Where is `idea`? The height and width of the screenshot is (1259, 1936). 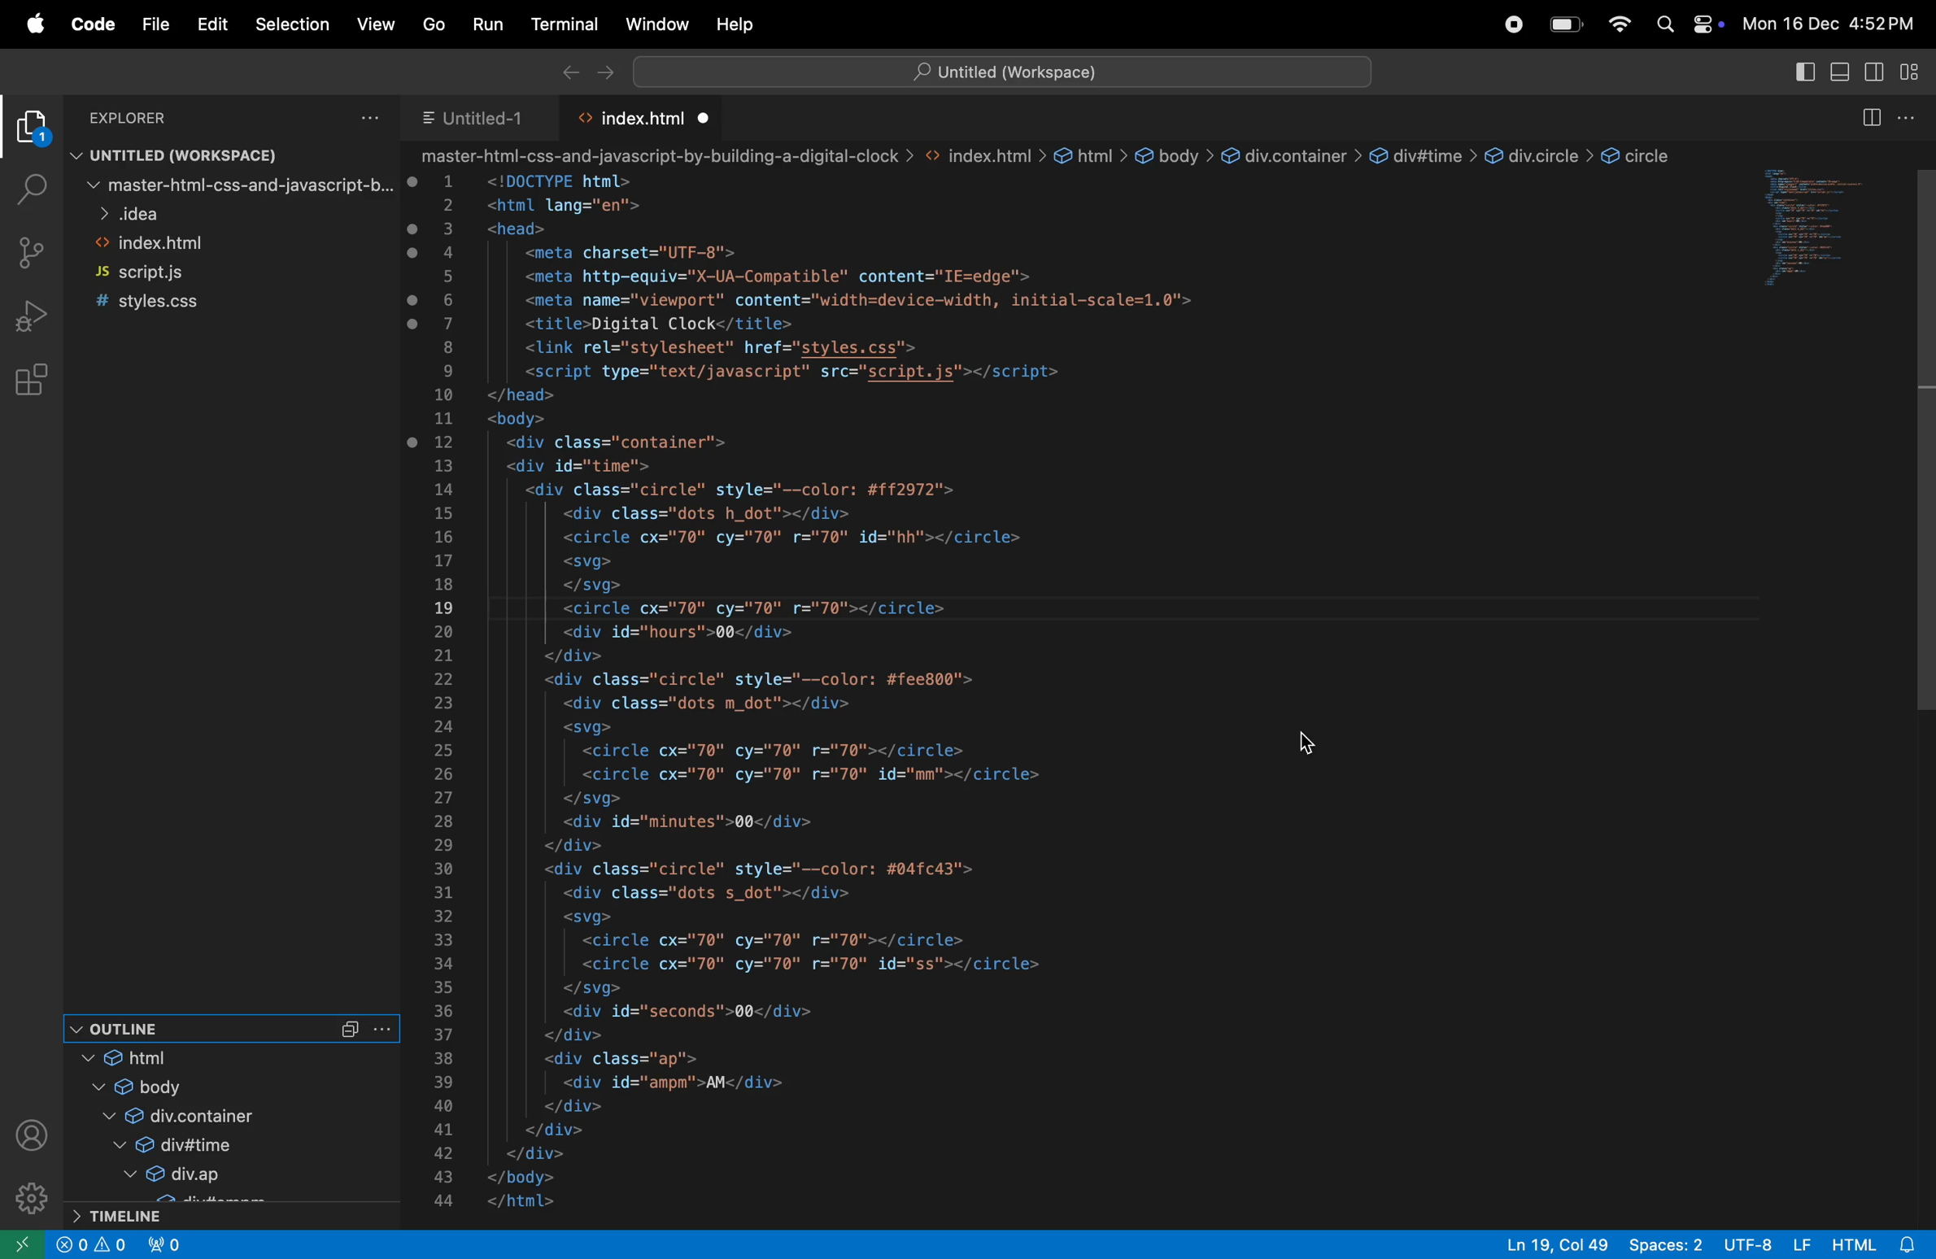
idea is located at coordinates (234, 213).